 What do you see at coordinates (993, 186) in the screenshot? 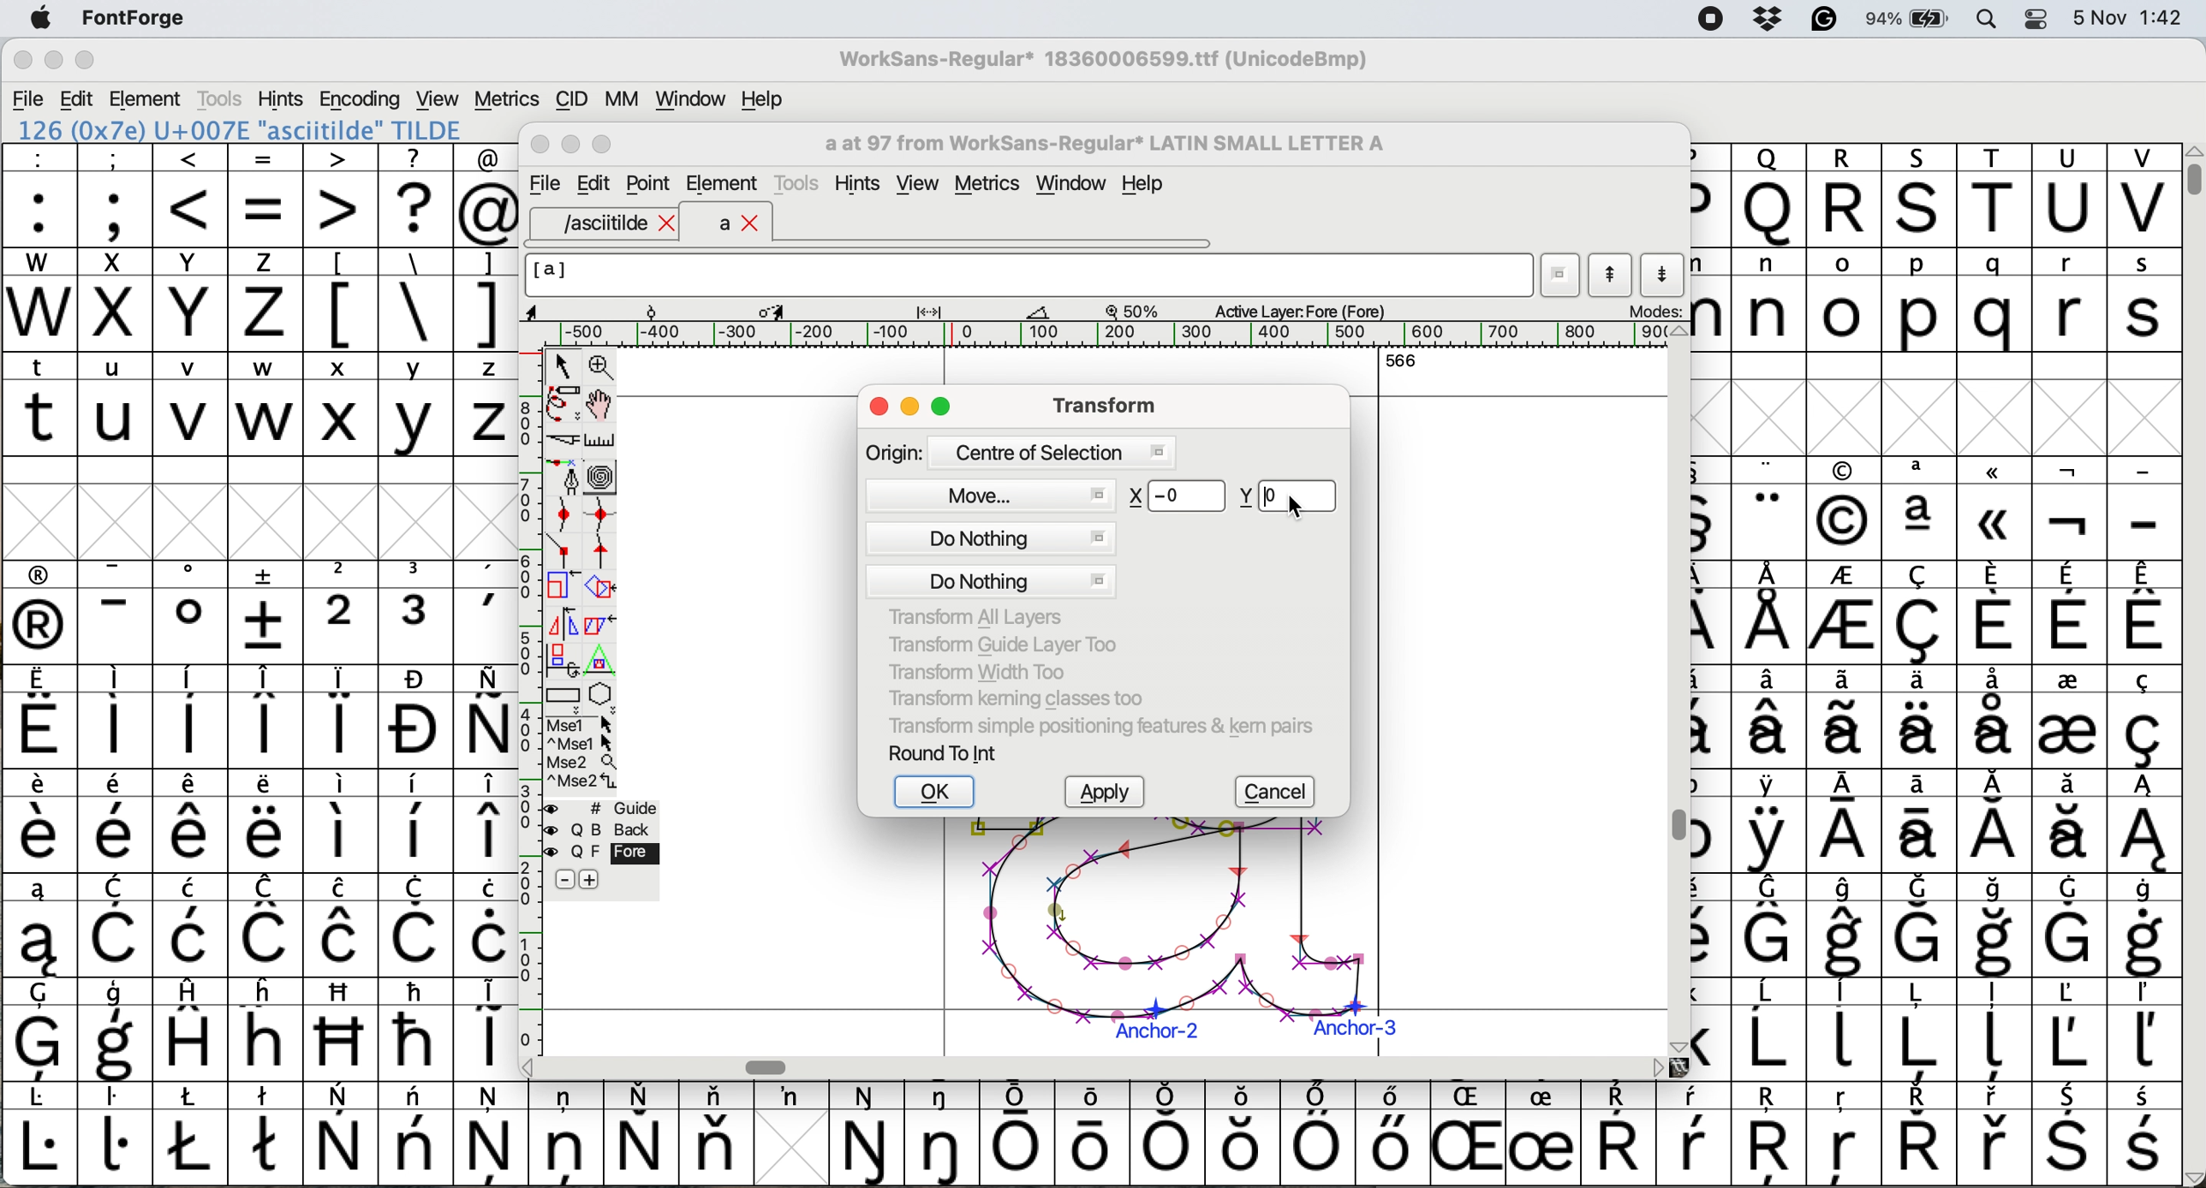
I see `metrics` at bounding box center [993, 186].